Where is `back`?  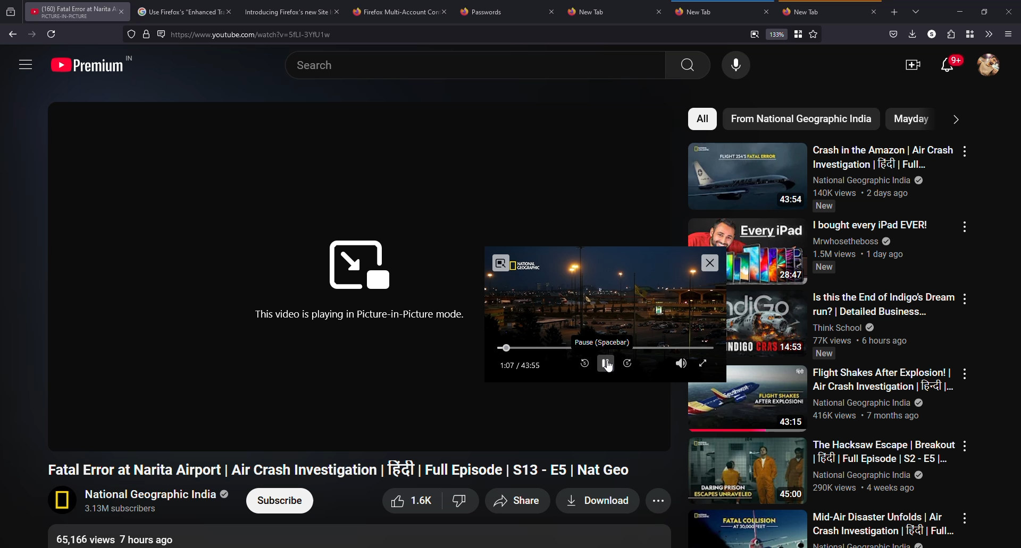
back is located at coordinates (13, 35).